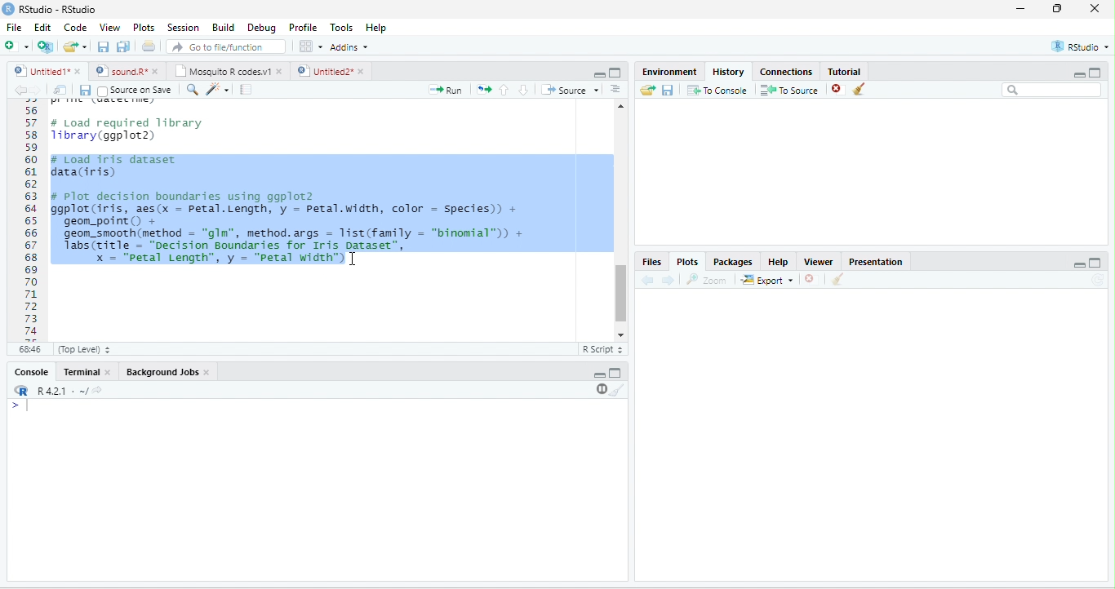 Image resolution: width=1115 pixels, height=589 pixels. Describe the element at coordinates (523, 90) in the screenshot. I see `down` at that location.